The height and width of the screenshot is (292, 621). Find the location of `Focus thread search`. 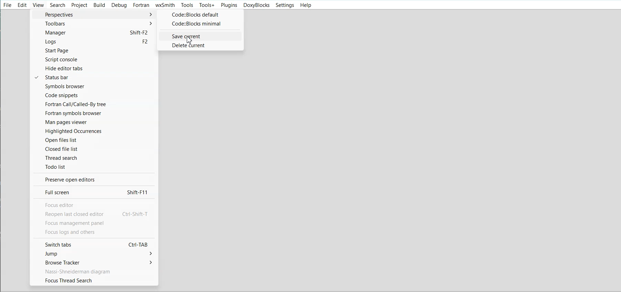

Focus thread search is located at coordinates (97, 280).